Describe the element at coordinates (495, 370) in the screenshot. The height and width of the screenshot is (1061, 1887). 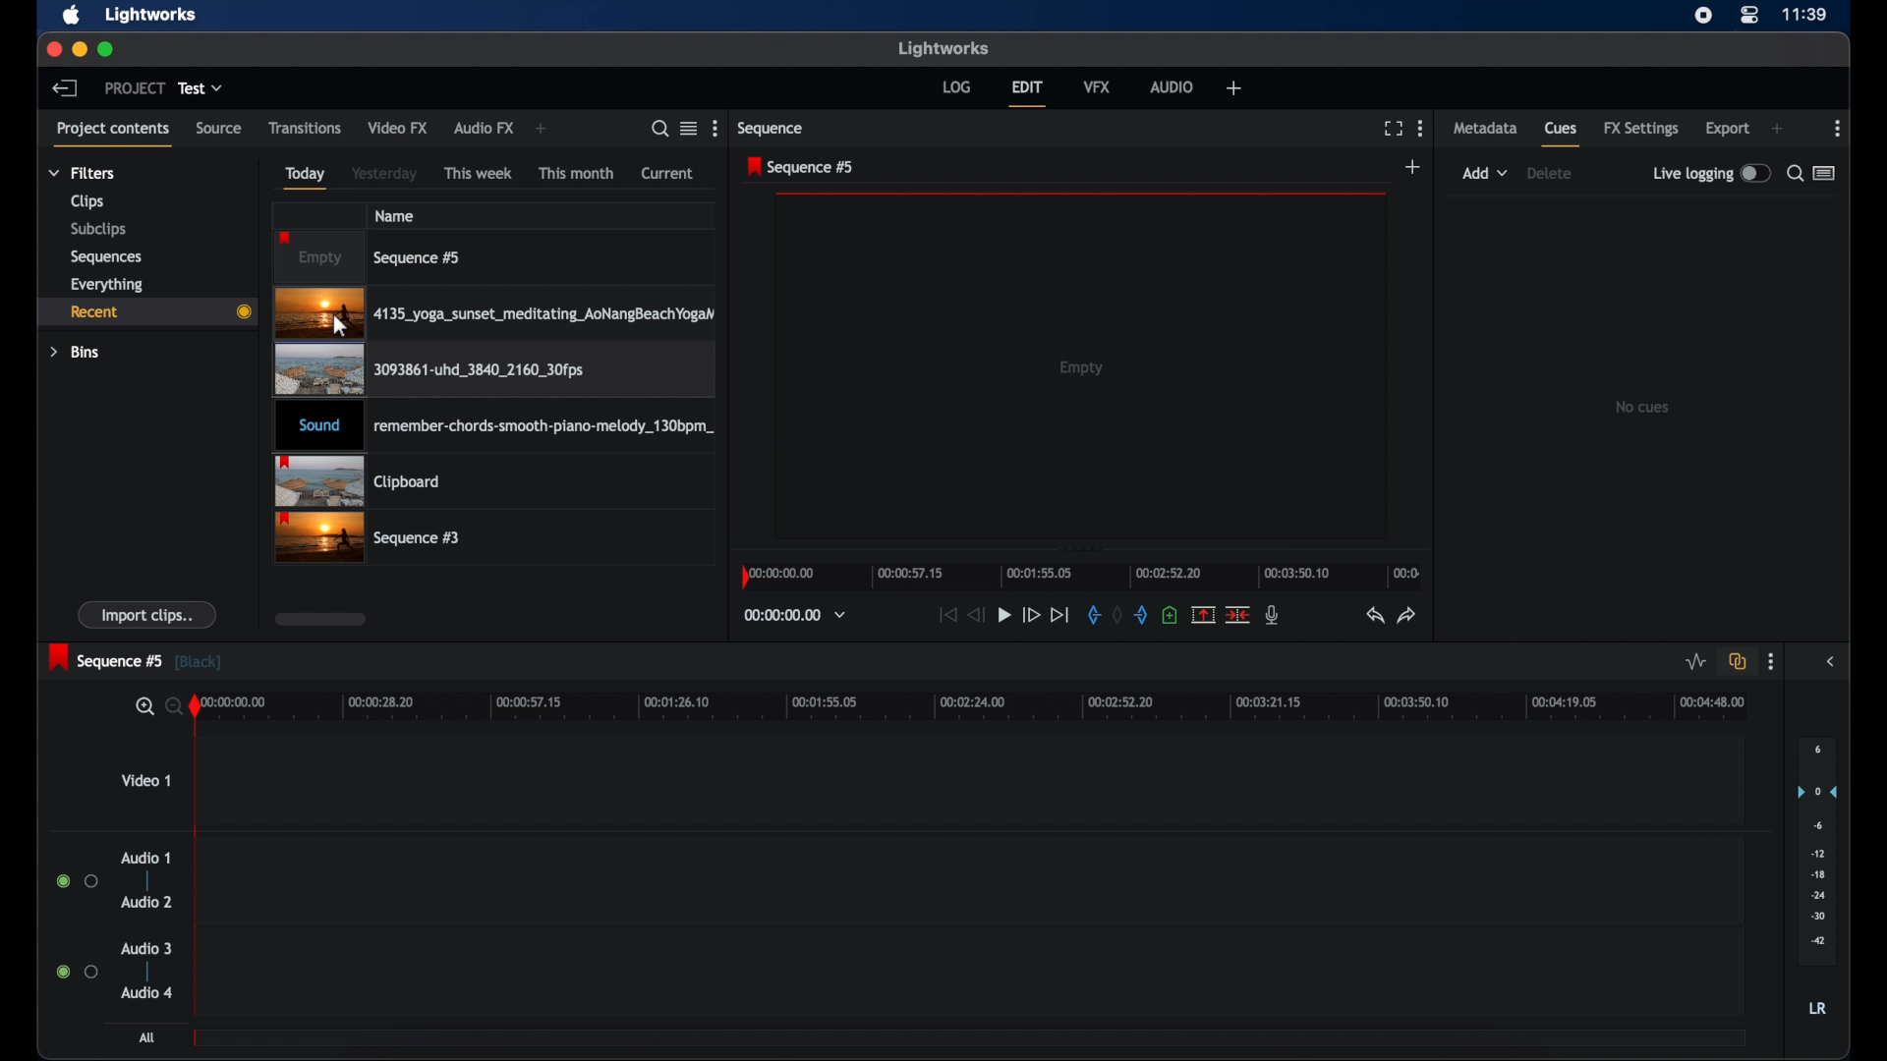
I see `videoclip` at that location.